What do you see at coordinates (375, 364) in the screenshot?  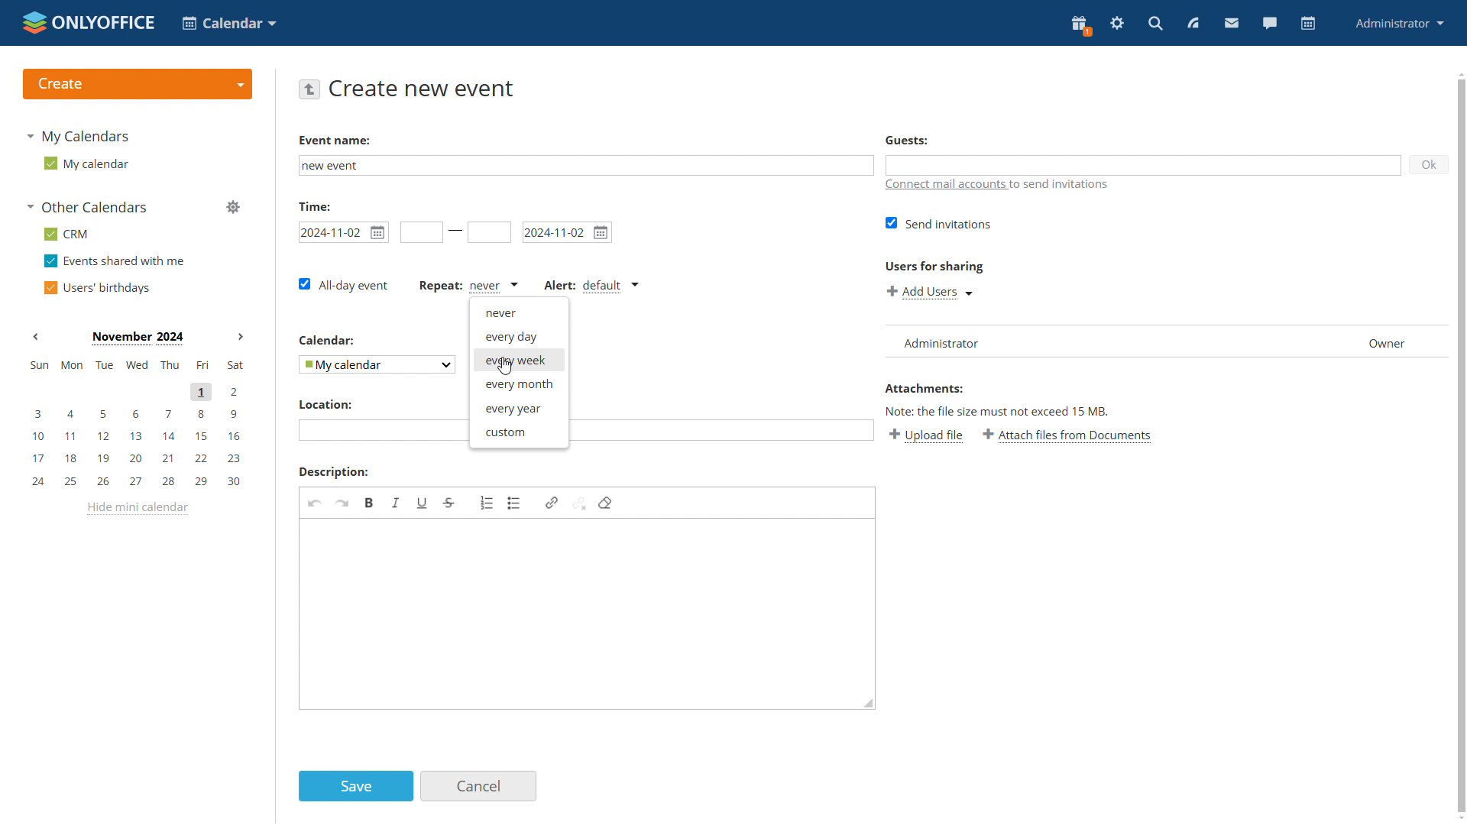 I see `select calendar` at bounding box center [375, 364].